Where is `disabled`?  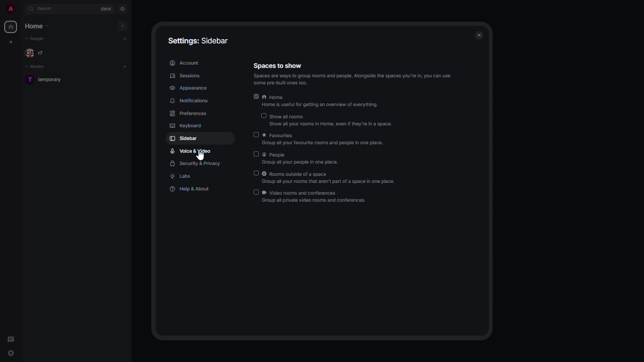
disabled is located at coordinates (257, 192).